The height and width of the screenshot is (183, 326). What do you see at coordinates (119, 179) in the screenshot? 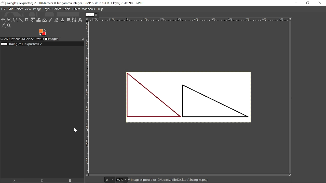
I see `Current zoom` at bounding box center [119, 179].